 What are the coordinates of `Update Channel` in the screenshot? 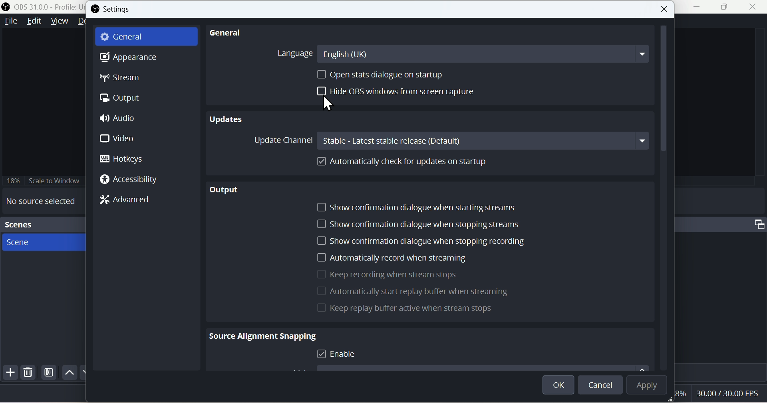 It's located at (282, 140).